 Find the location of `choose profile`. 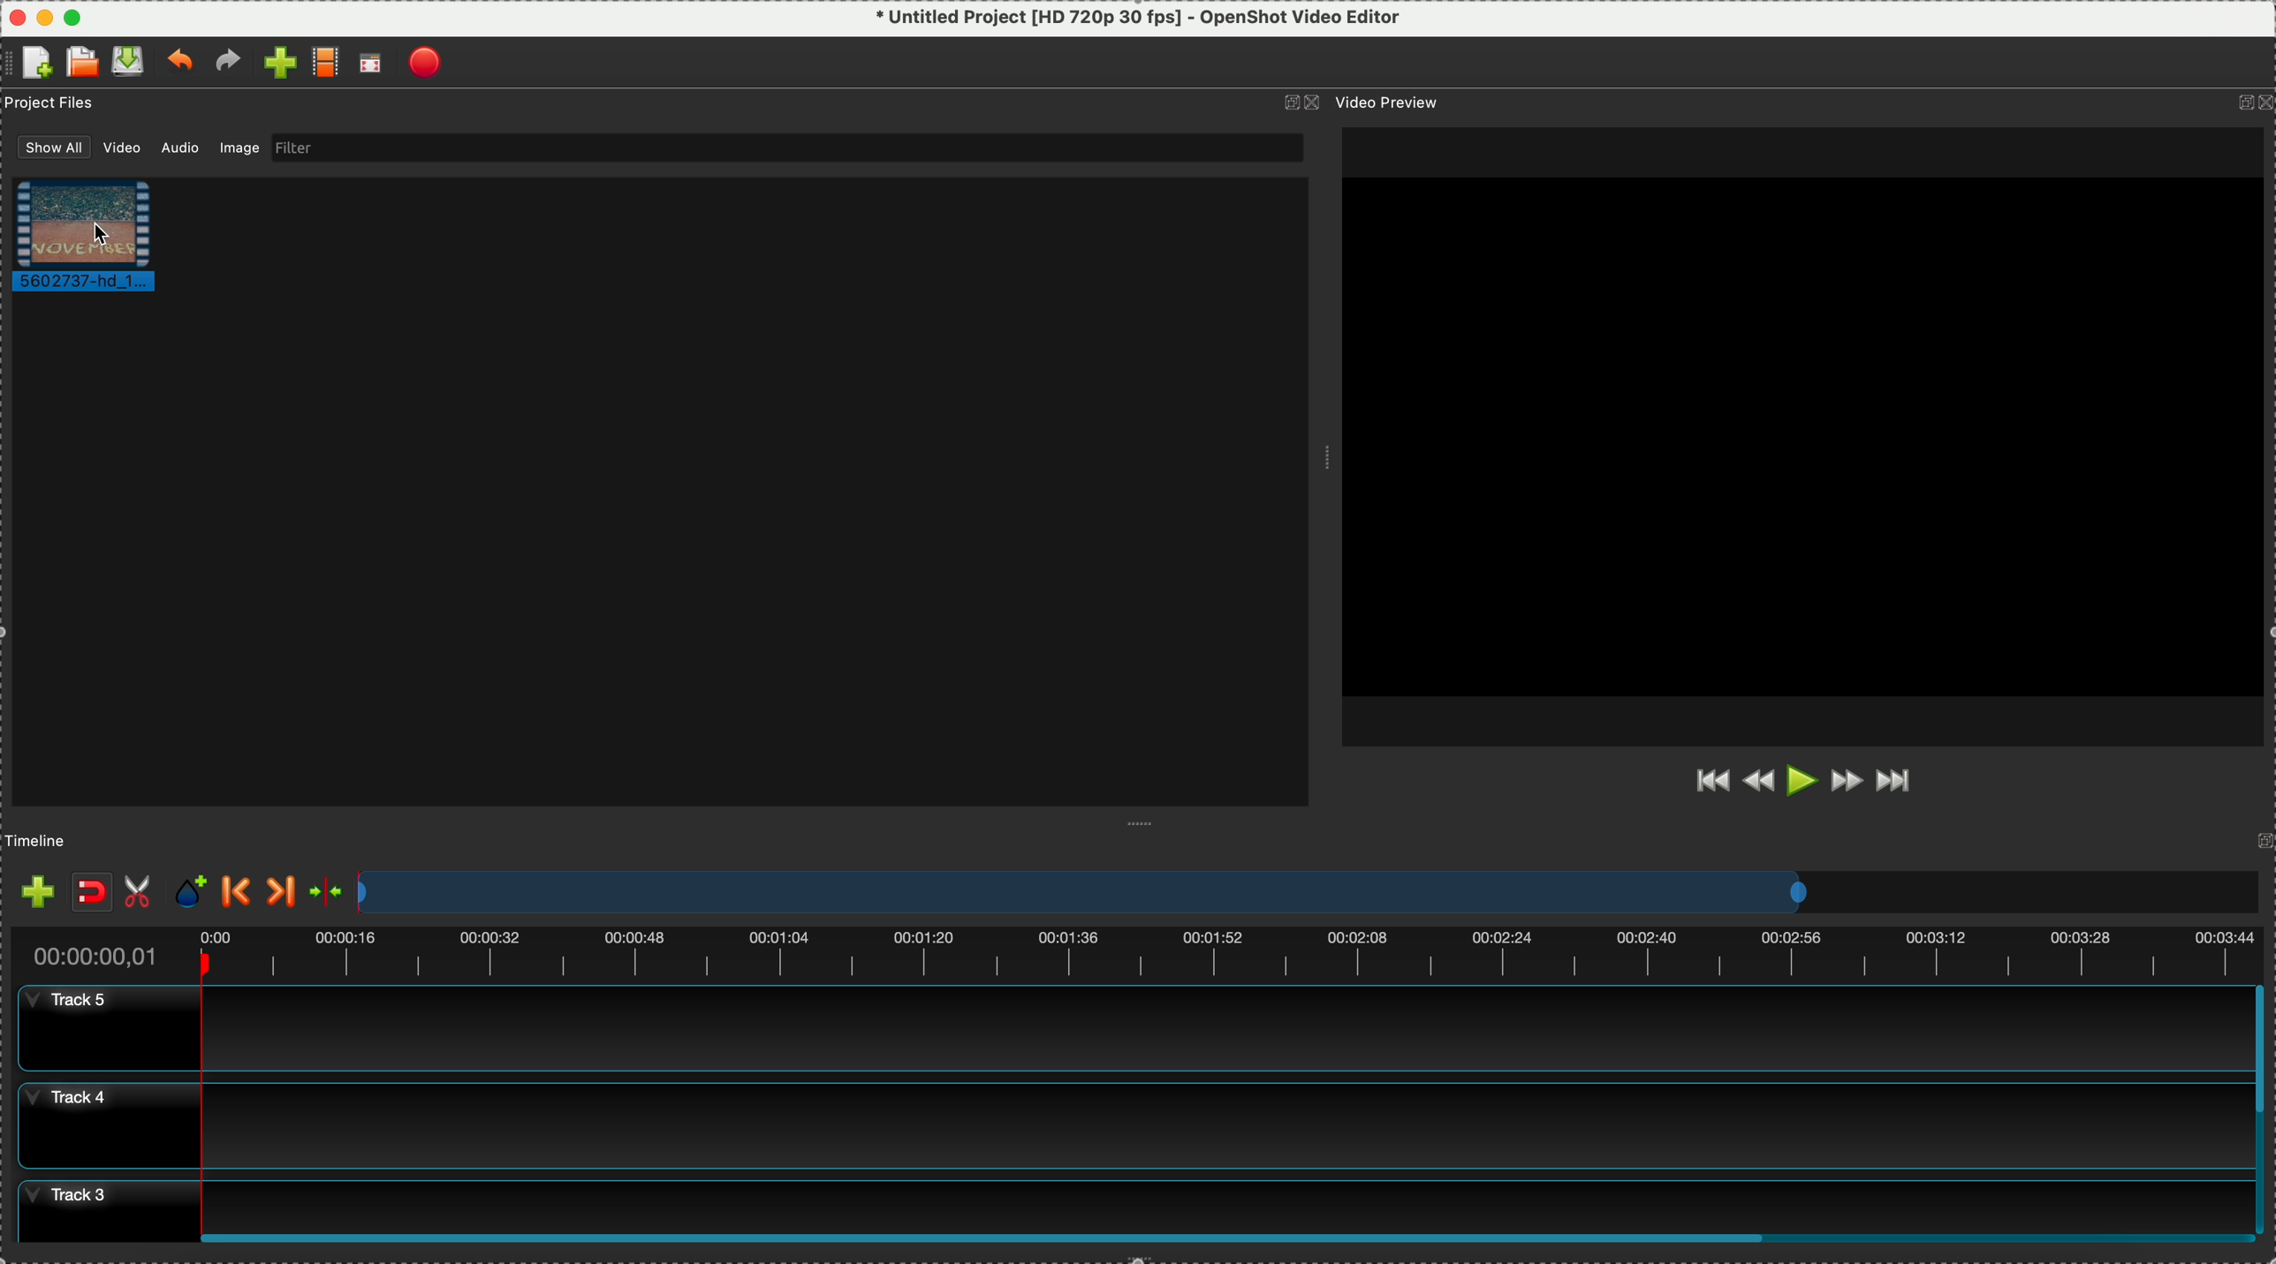

choose profile is located at coordinates (325, 64).